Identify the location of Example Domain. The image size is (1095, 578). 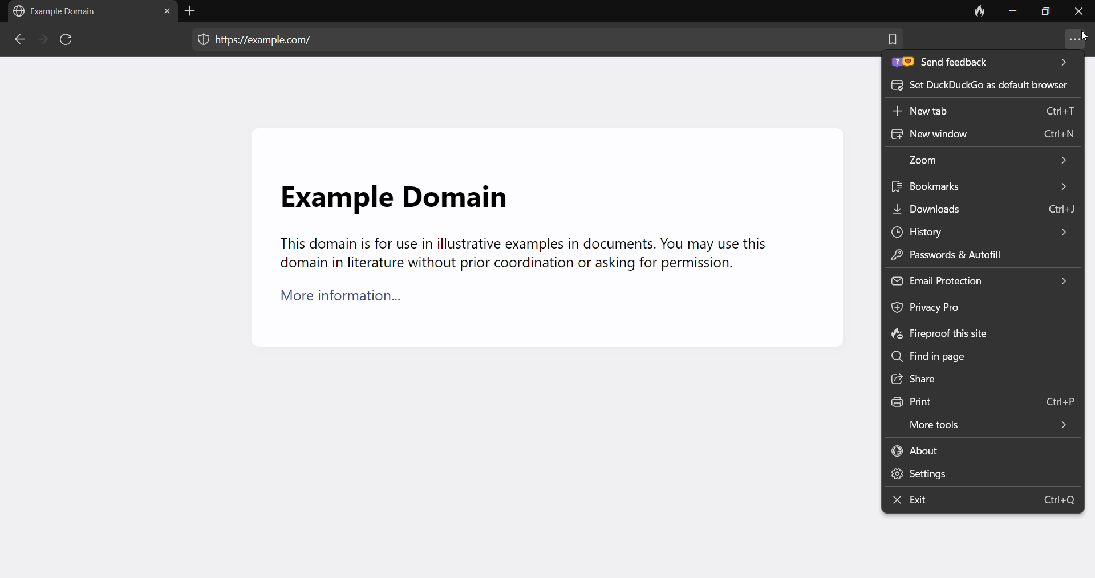
(392, 190).